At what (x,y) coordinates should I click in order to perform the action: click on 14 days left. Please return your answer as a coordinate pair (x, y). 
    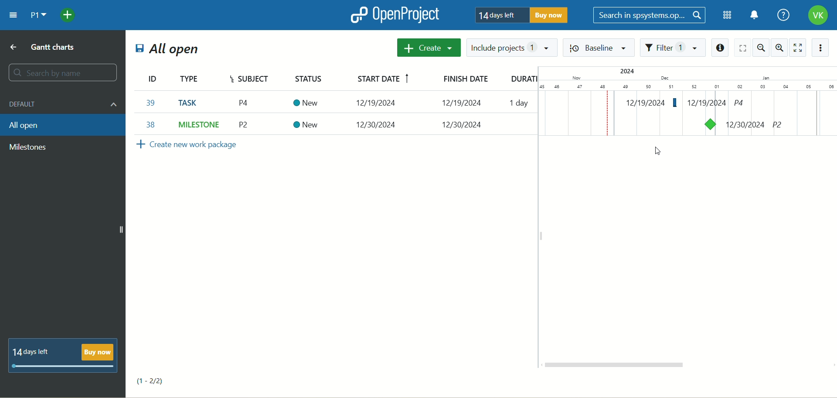
    Looking at the image, I should click on (500, 16).